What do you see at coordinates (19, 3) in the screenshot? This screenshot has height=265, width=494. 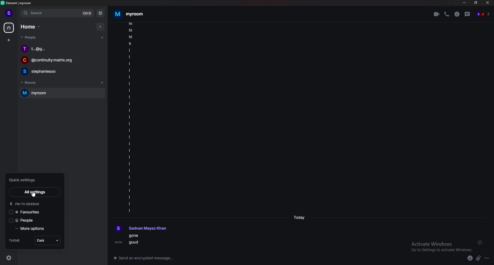 I see `title` at bounding box center [19, 3].